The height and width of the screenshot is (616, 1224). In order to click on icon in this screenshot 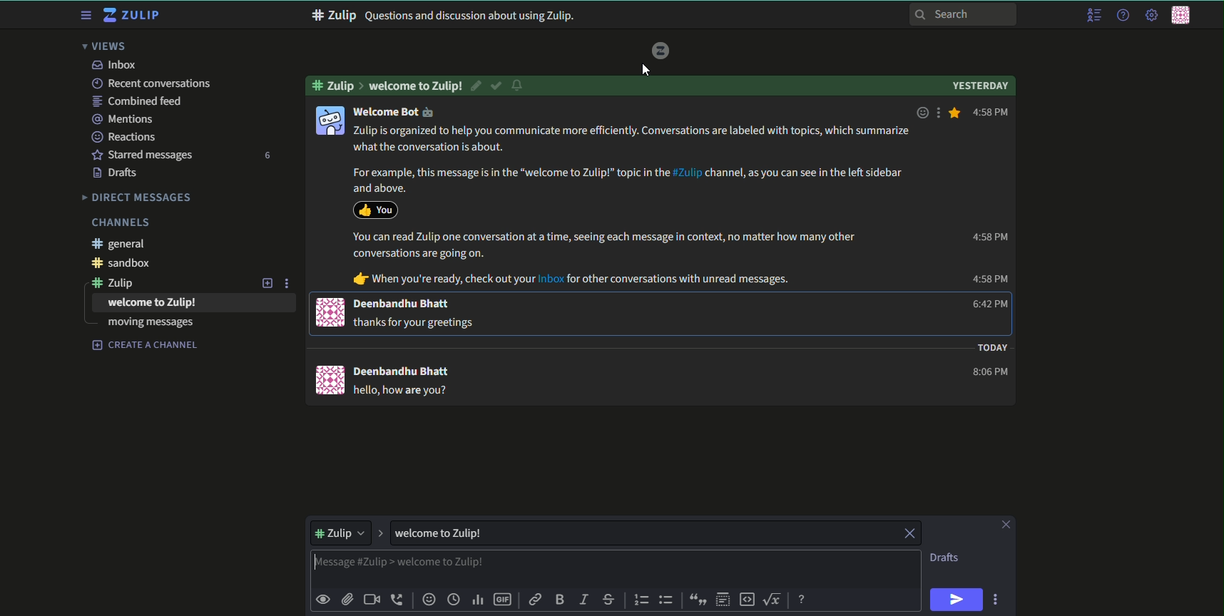, I will do `click(329, 378)`.